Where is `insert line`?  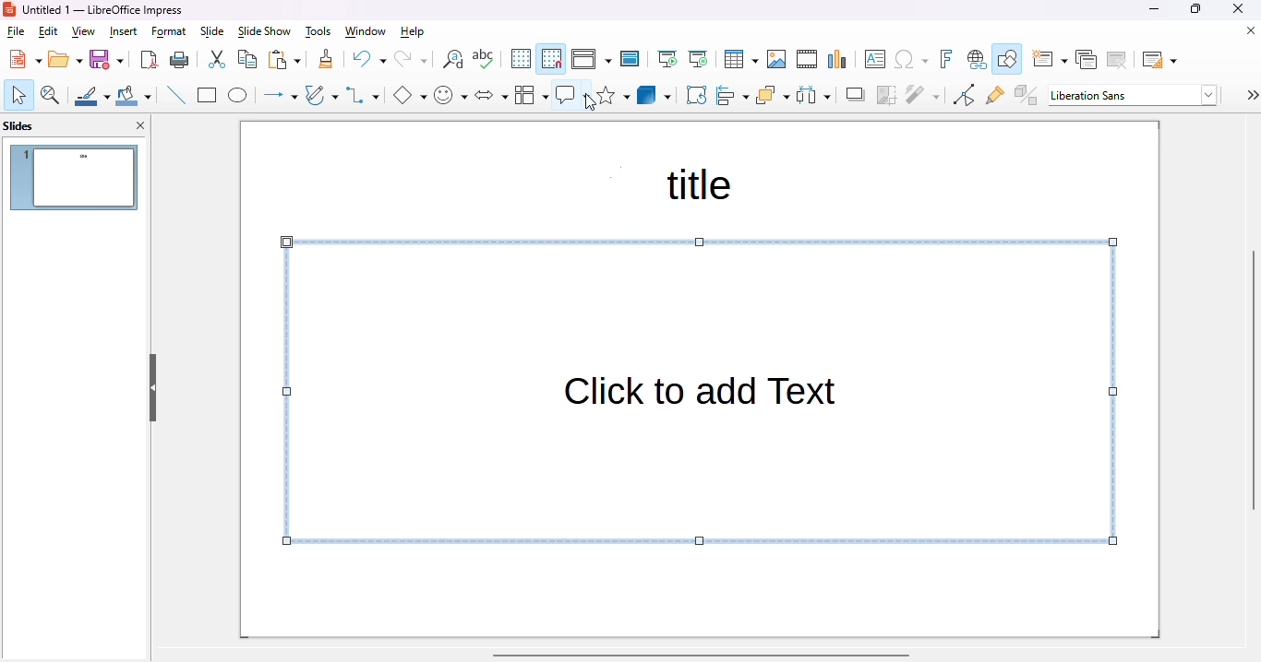 insert line is located at coordinates (175, 94).